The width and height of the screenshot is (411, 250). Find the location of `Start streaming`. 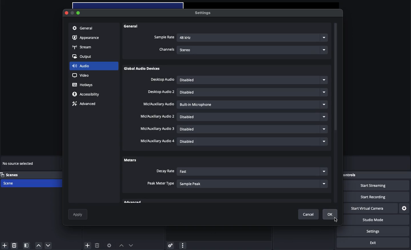

Start streaming is located at coordinates (378, 186).